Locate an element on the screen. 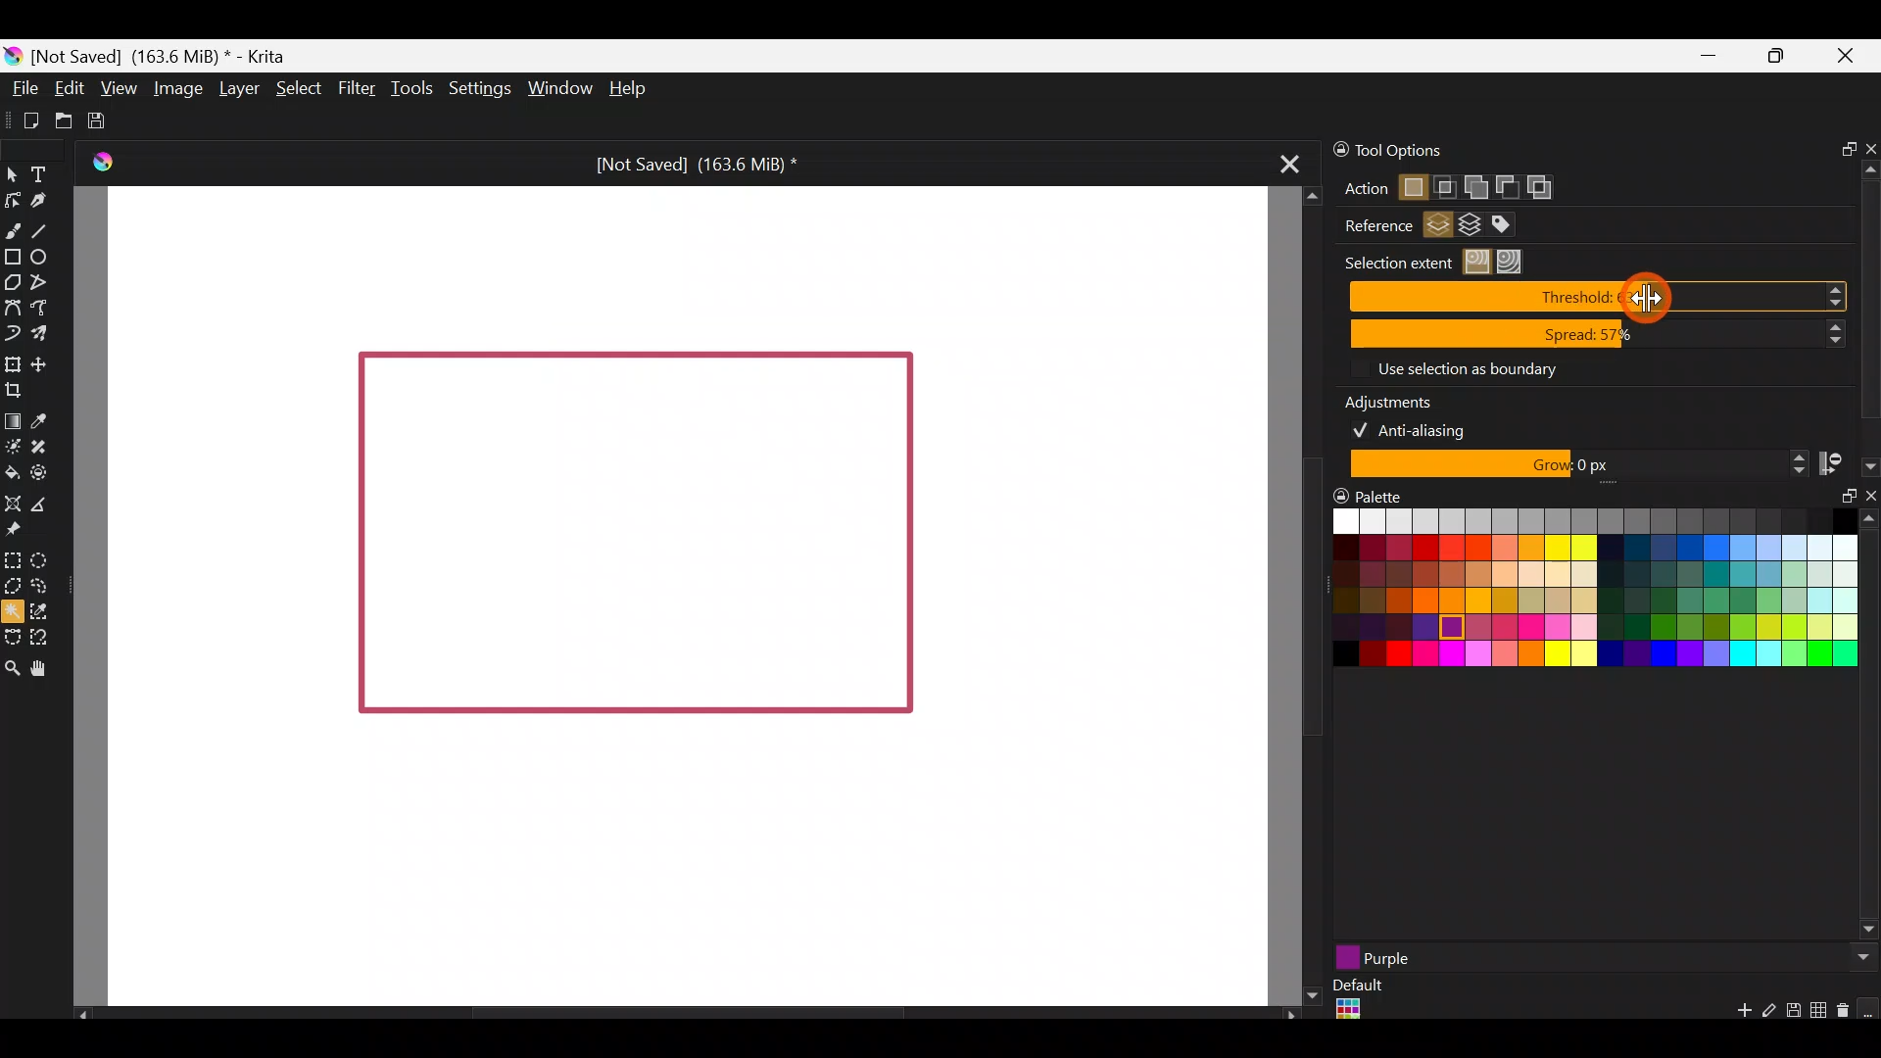  Polygon tool is located at coordinates (13, 282).